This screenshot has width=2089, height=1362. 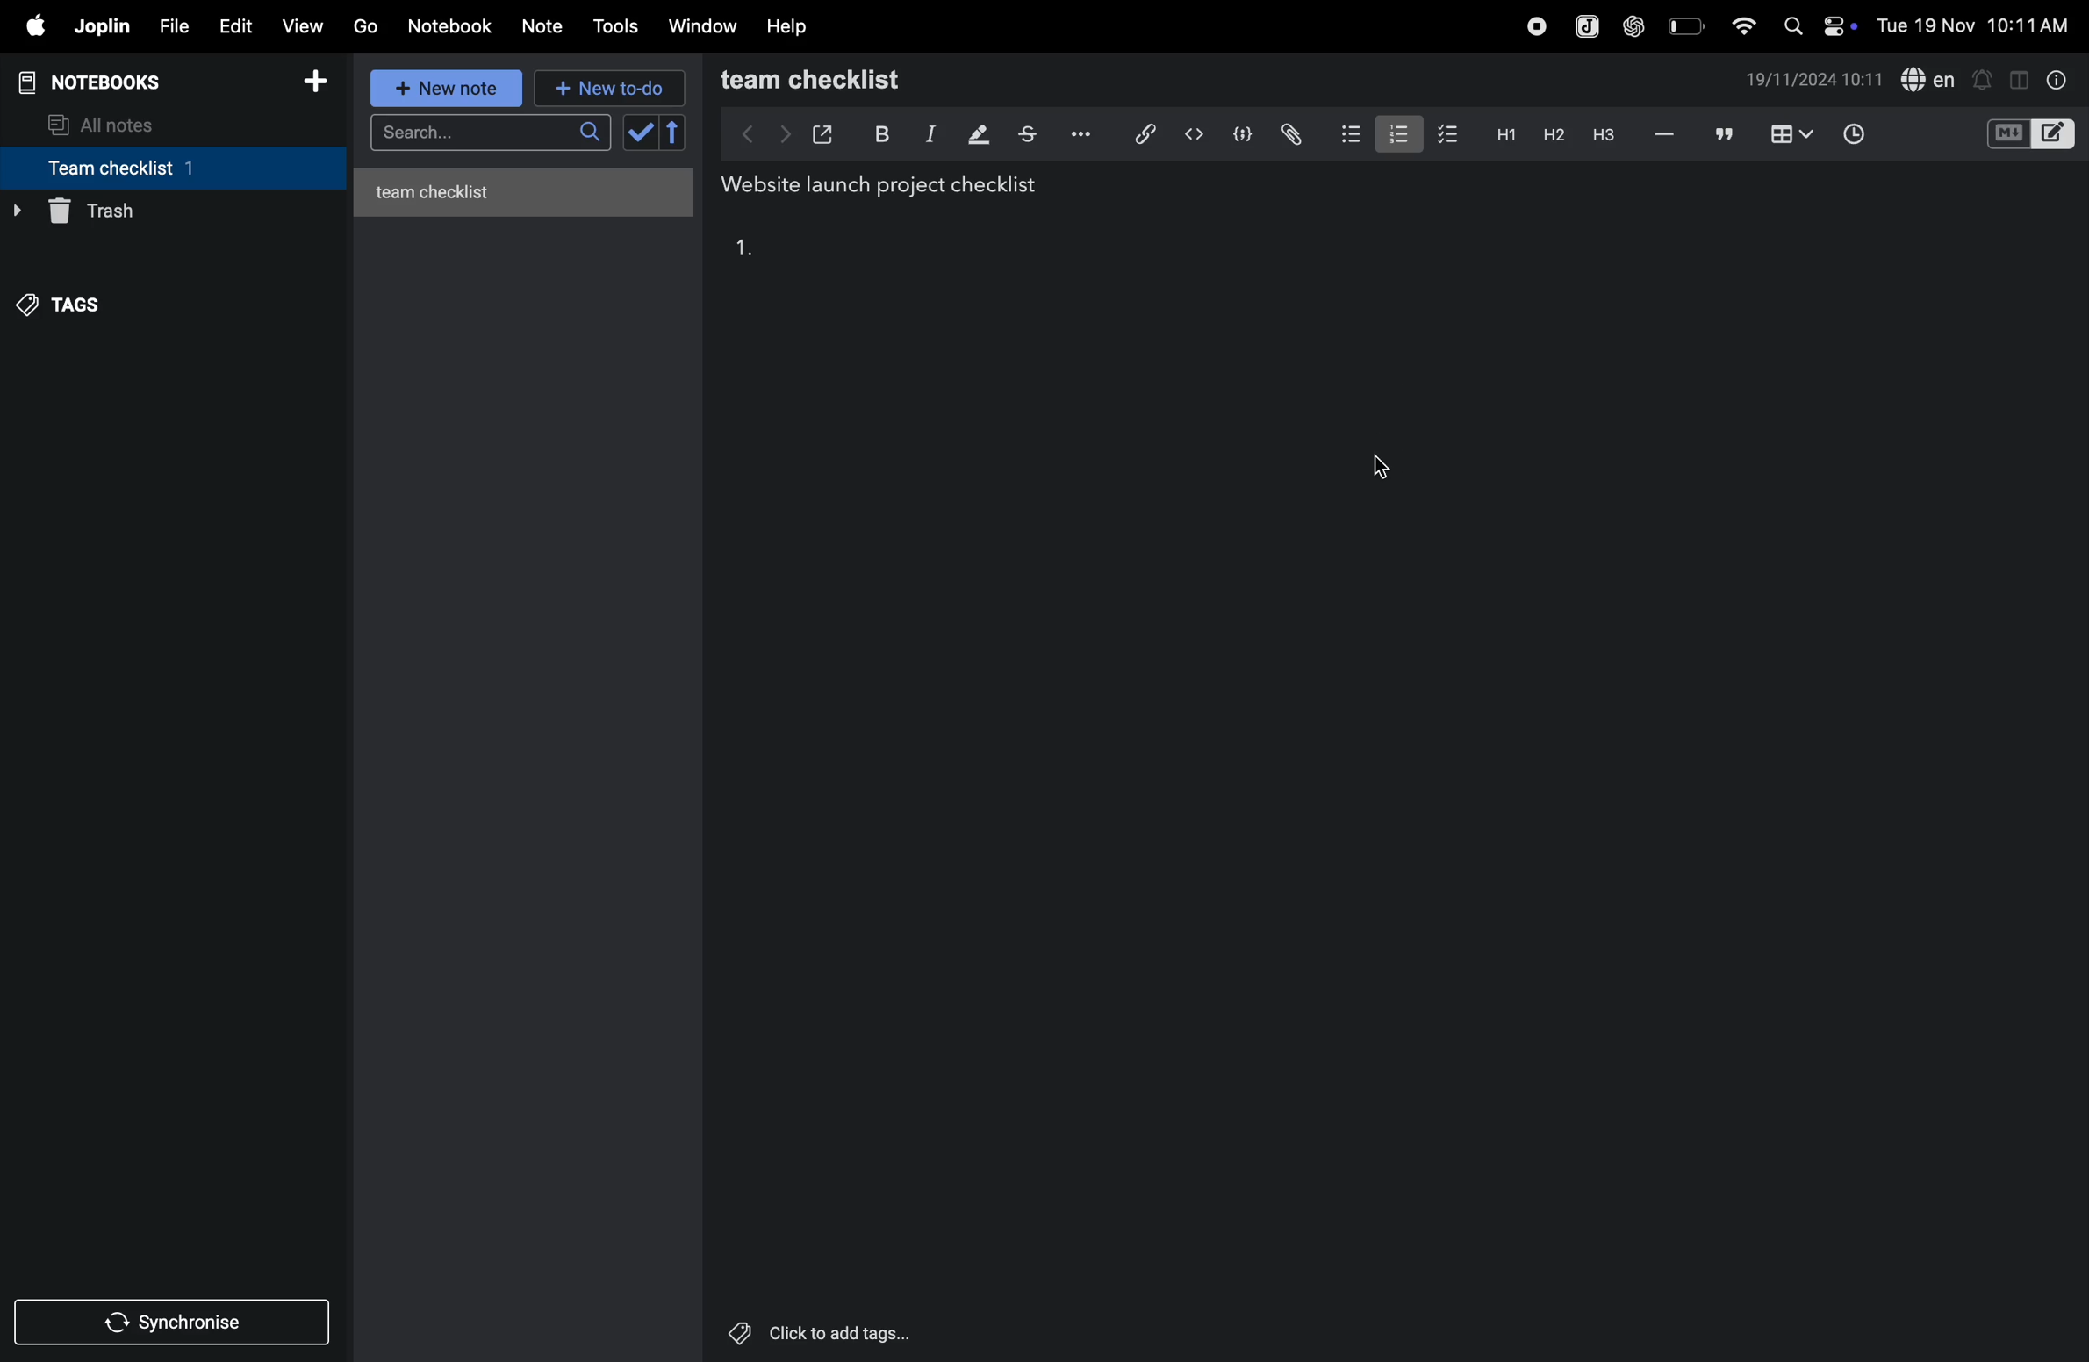 I want to click on checklist, so click(x=1450, y=135).